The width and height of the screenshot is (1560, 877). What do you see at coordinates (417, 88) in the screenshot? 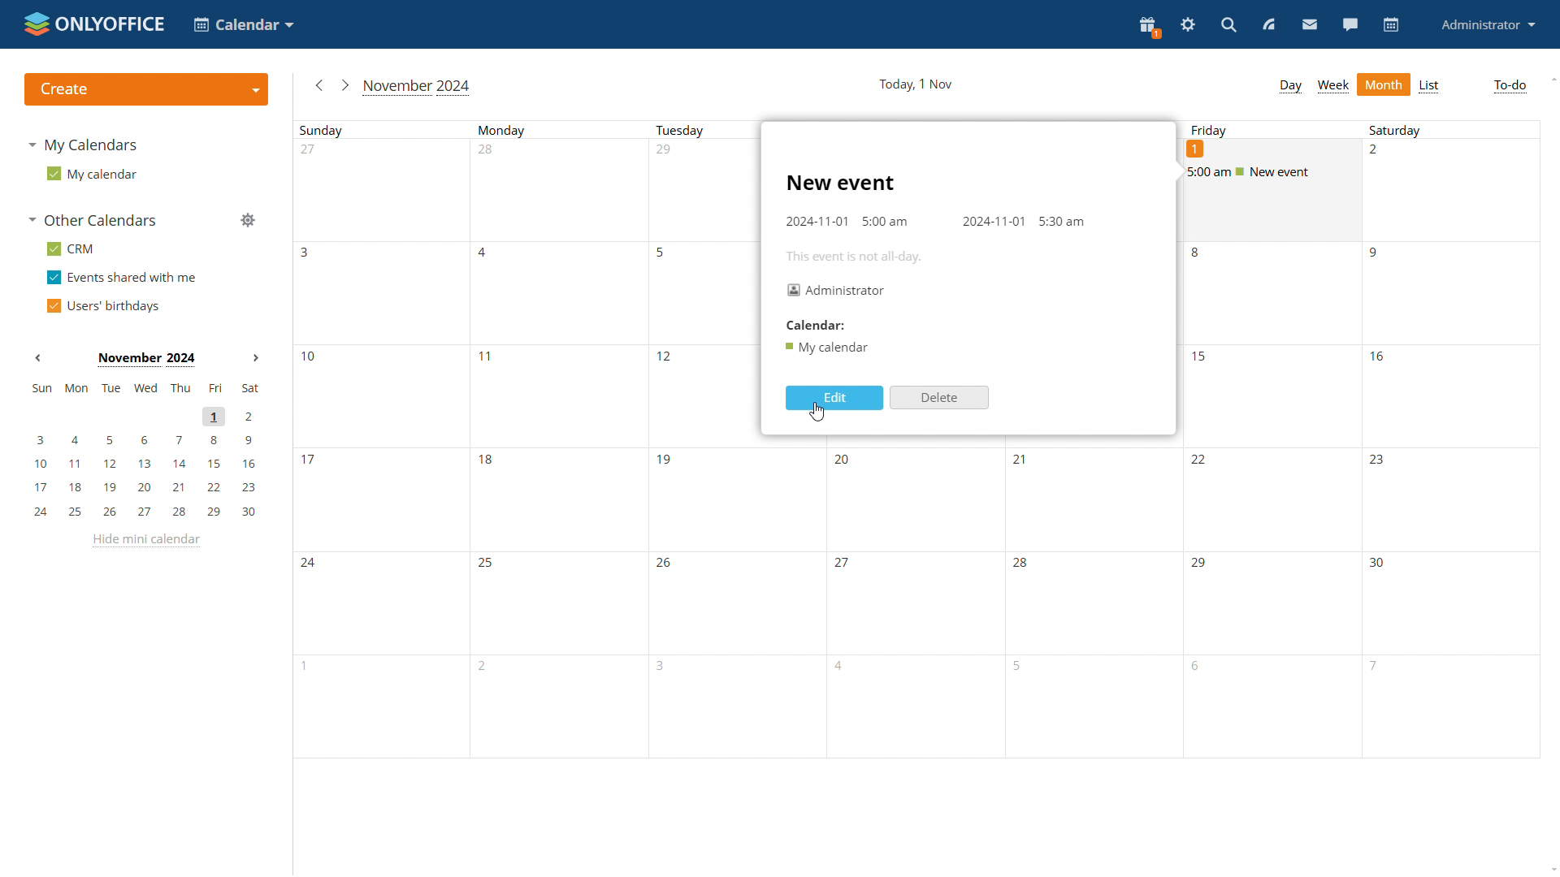
I see `current month` at bounding box center [417, 88].